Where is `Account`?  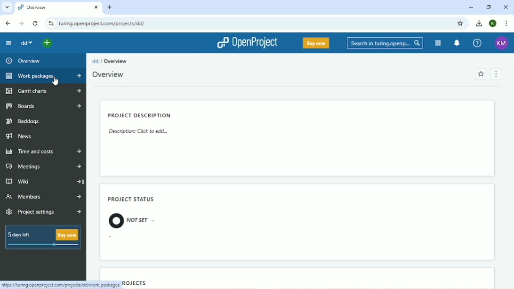 Account is located at coordinates (493, 23).